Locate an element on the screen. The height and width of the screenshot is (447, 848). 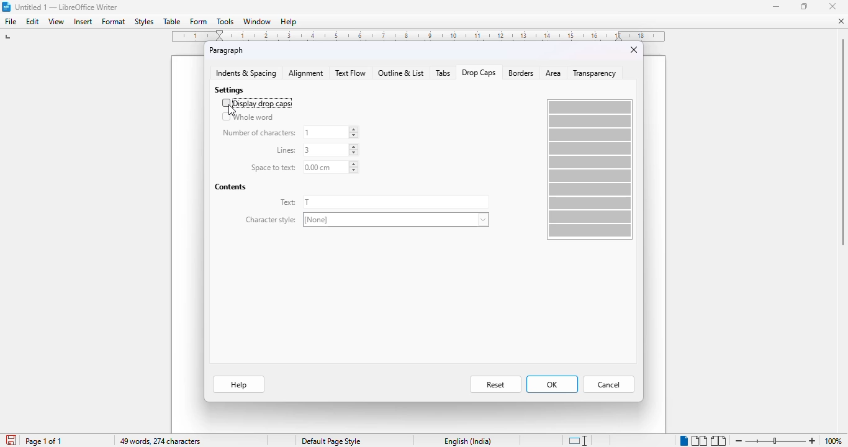
display drop caps is located at coordinates (256, 102).